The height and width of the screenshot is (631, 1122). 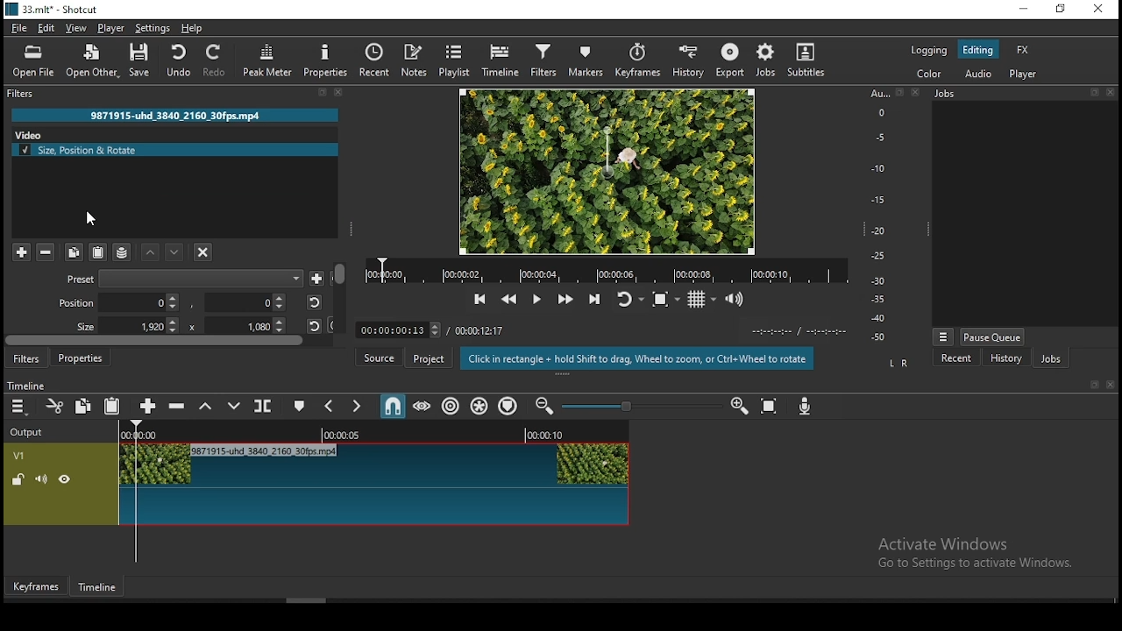 What do you see at coordinates (451, 404) in the screenshot?
I see `ripple` at bounding box center [451, 404].